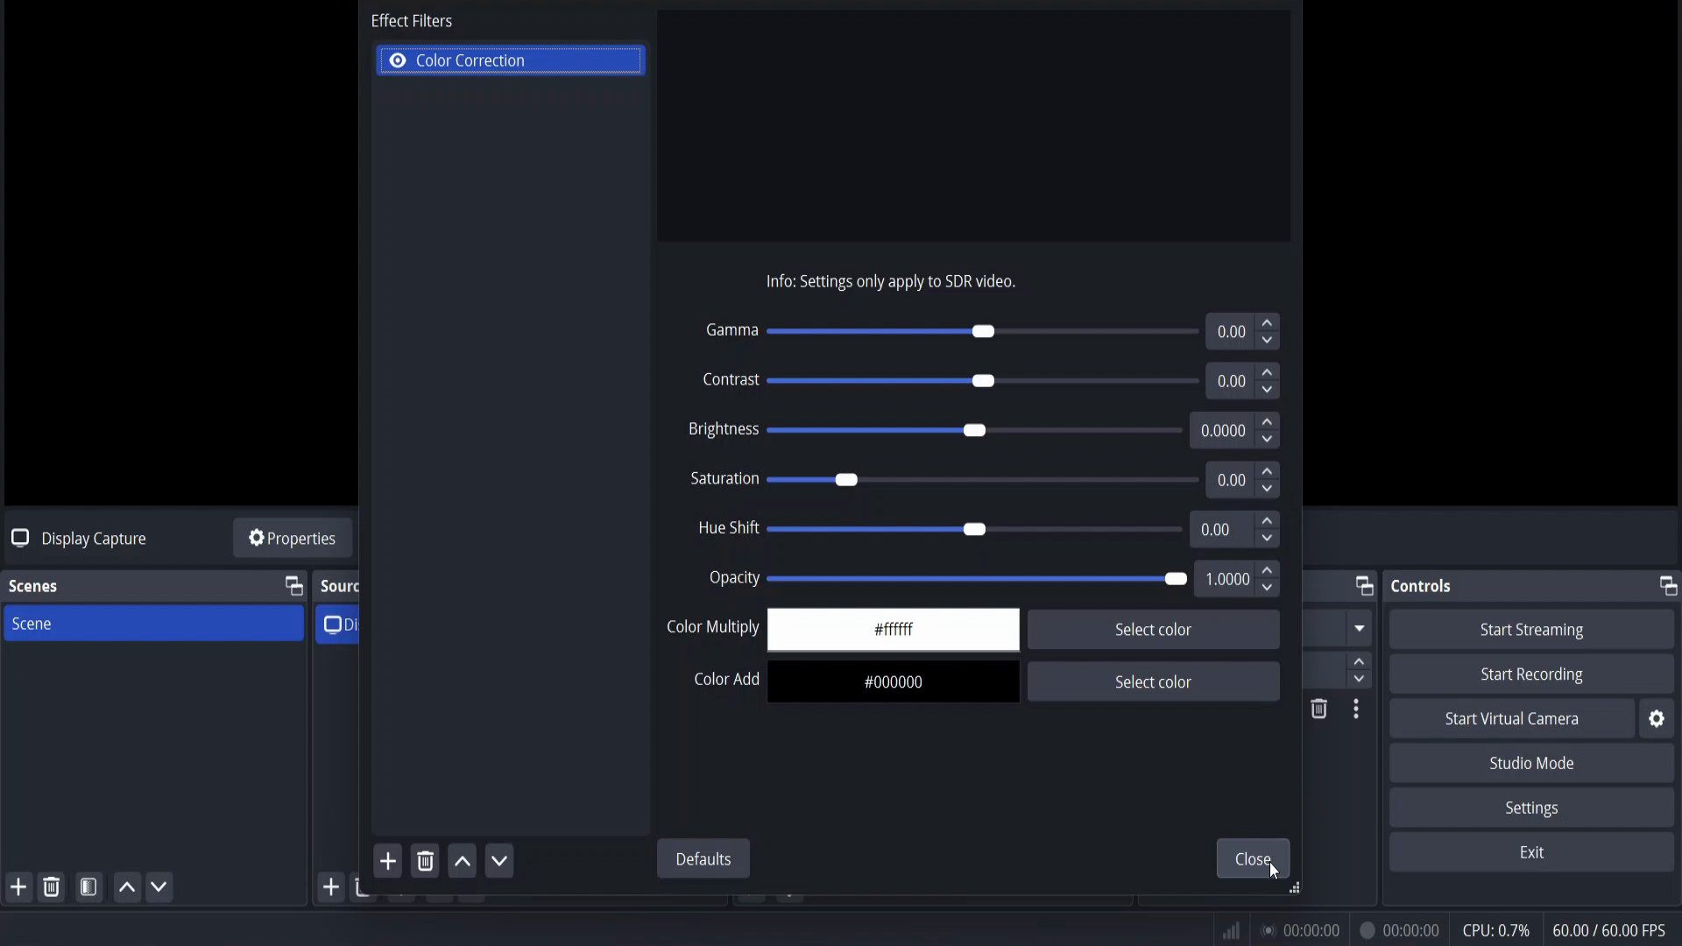  Describe the element at coordinates (503, 859) in the screenshot. I see `move down` at that location.